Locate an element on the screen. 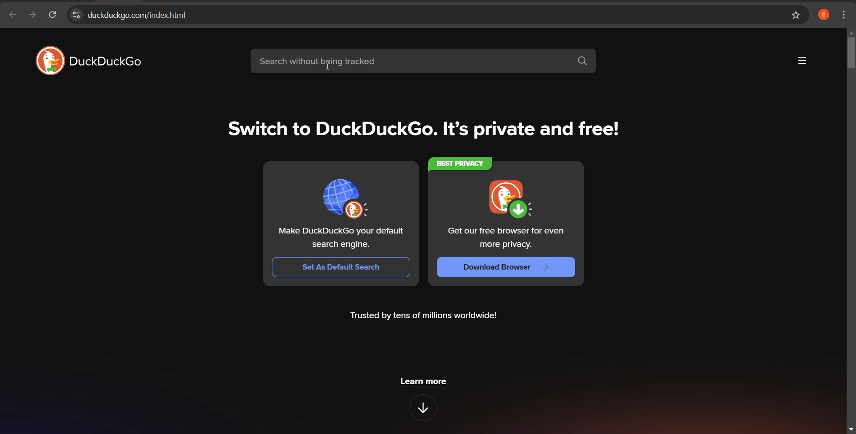 The width and height of the screenshot is (856, 434). vertical scroll bar is located at coordinates (850, 51).